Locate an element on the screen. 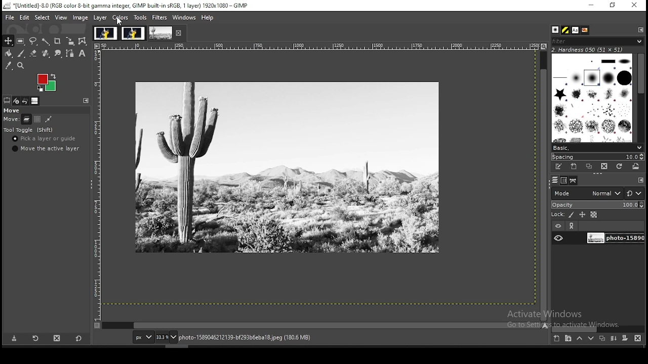 The image size is (648, 364). view is located at coordinates (62, 18).